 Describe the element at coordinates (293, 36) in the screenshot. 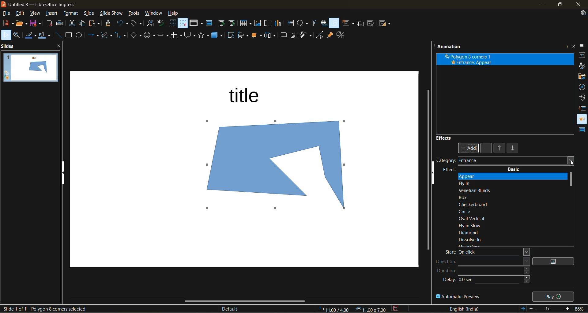

I see `crop image` at that location.